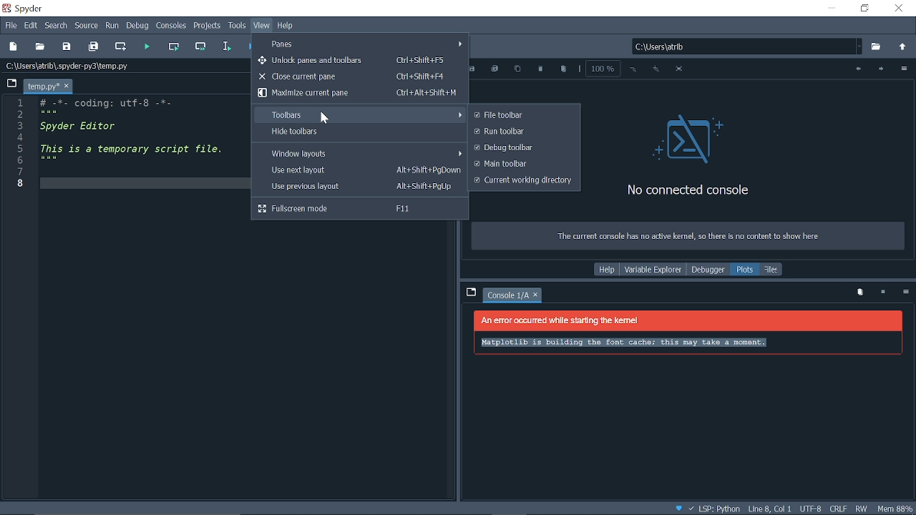  Describe the element at coordinates (812, 509) in the screenshot. I see `Encoding` at that location.